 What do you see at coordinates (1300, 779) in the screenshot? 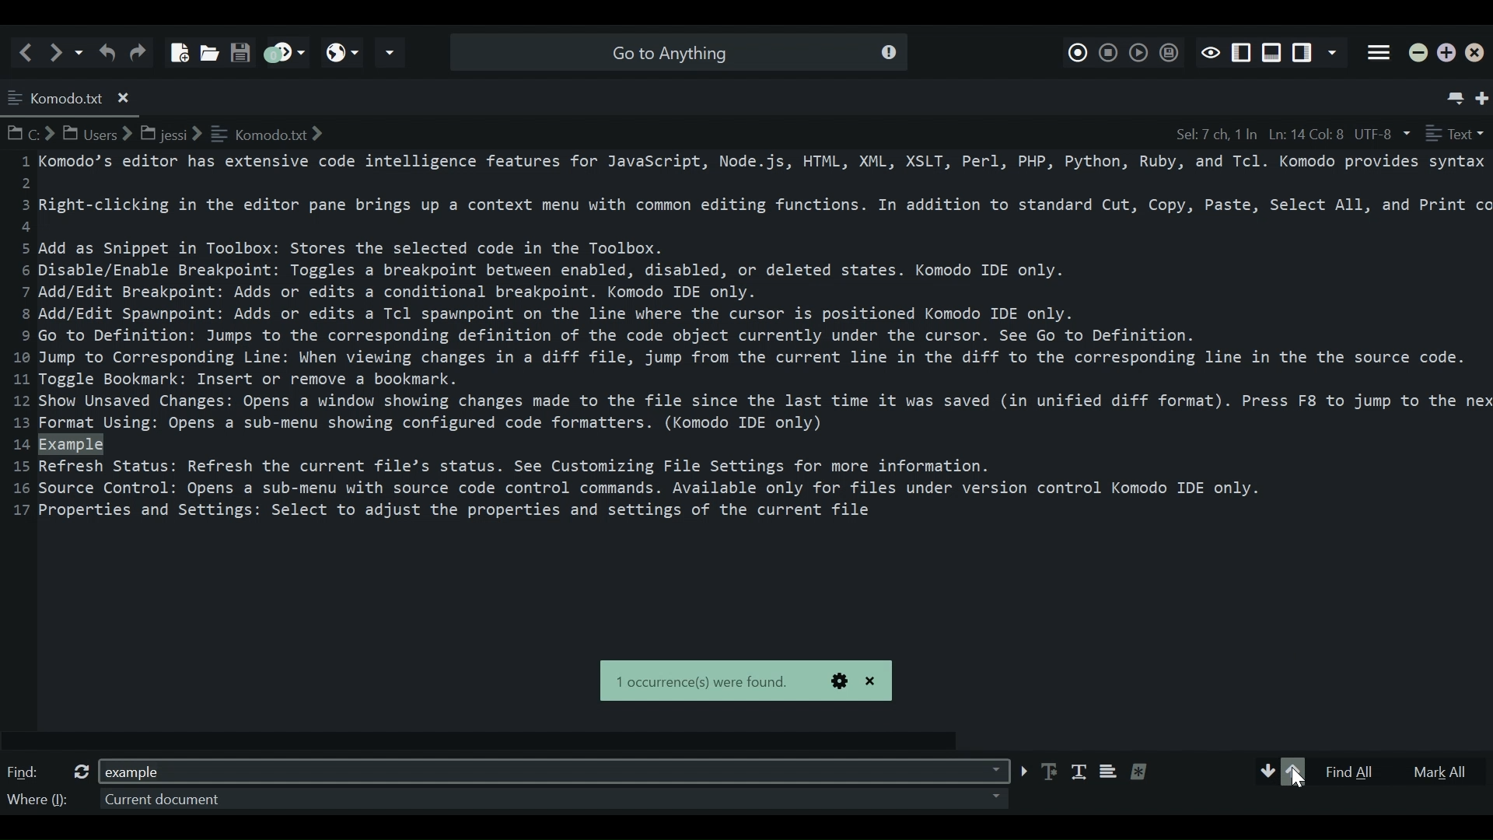
I see `Cursor` at bounding box center [1300, 779].